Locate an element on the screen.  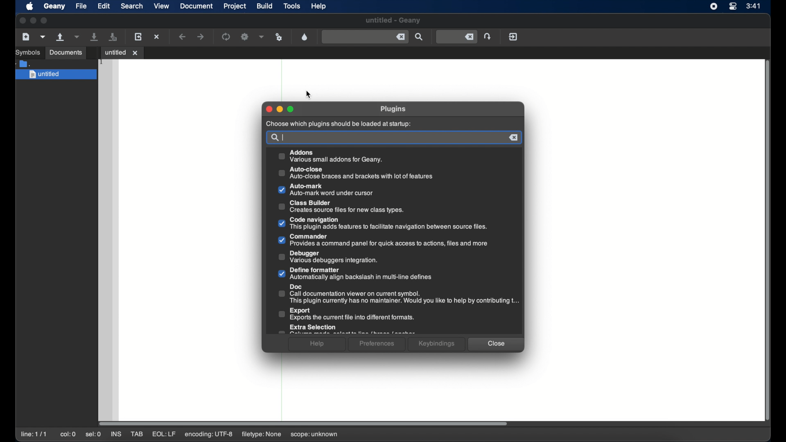
find entered text in current file is located at coordinates (365, 37).